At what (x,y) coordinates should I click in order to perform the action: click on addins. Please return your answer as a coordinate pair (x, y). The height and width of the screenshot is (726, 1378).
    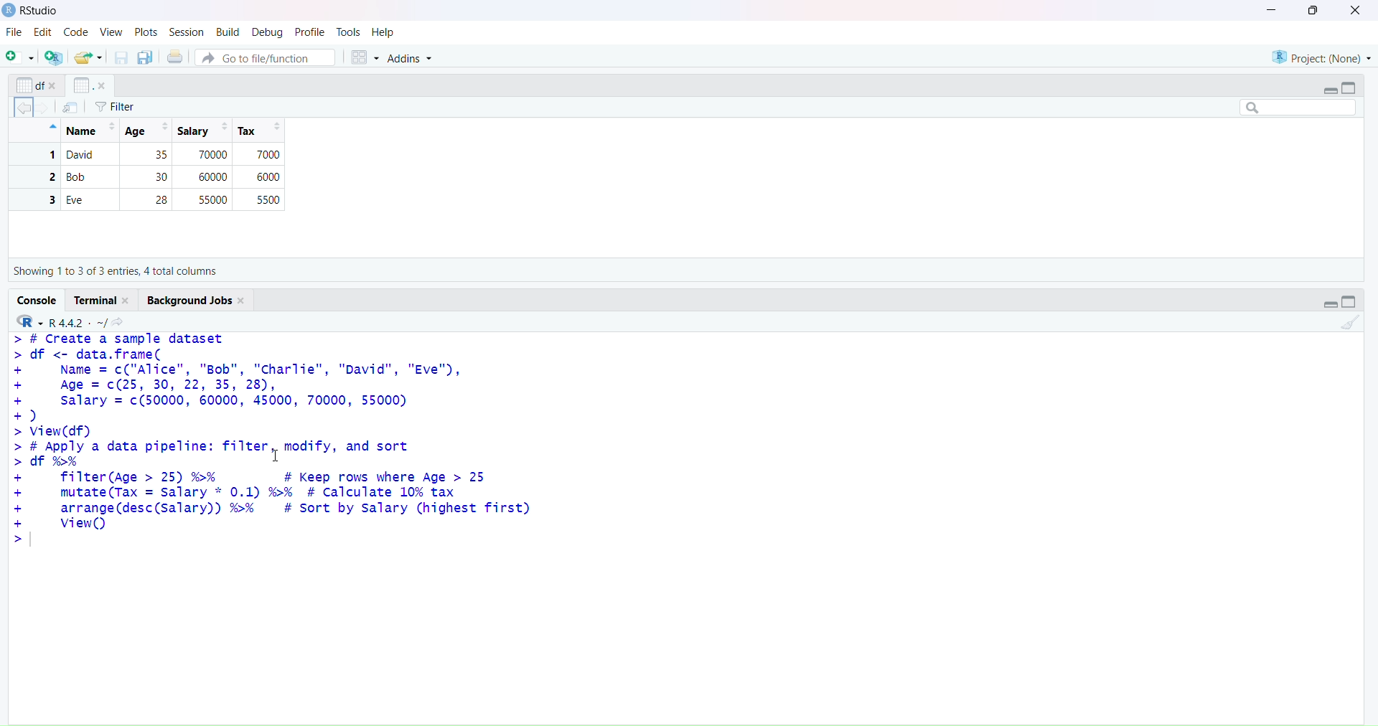
    Looking at the image, I should click on (414, 60).